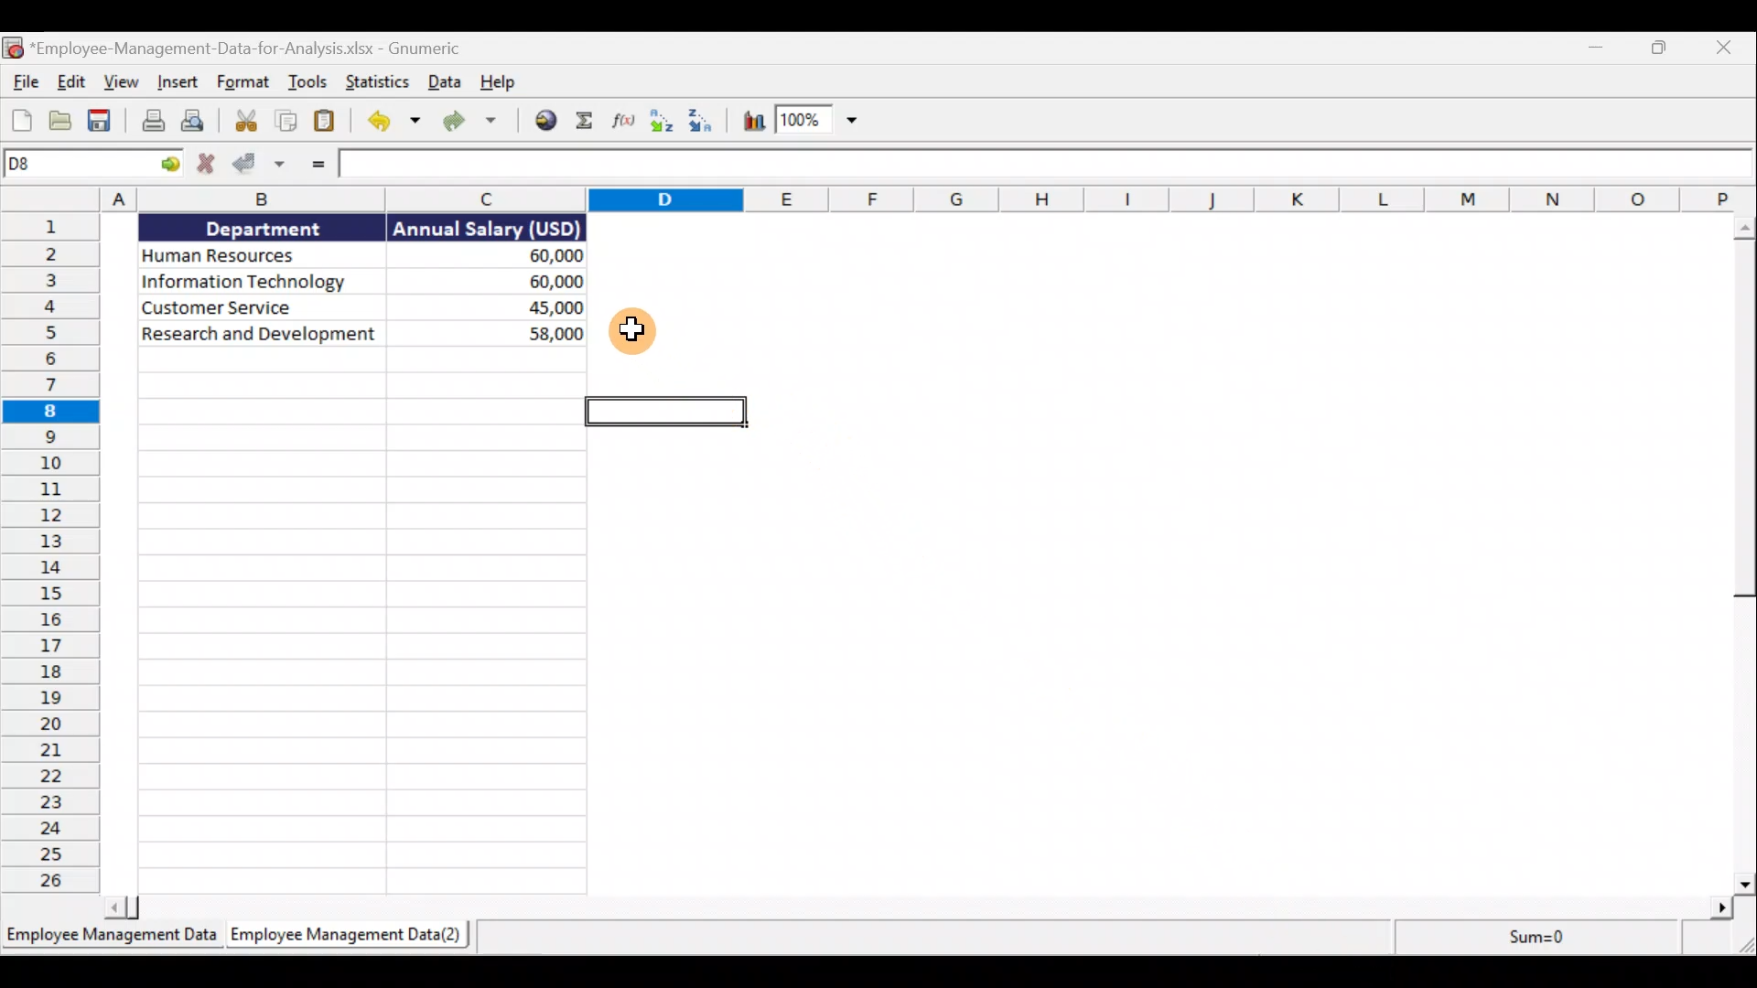  What do you see at coordinates (326, 120) in the screenshot?
I see `Paste` at bounding box center [326, 120].